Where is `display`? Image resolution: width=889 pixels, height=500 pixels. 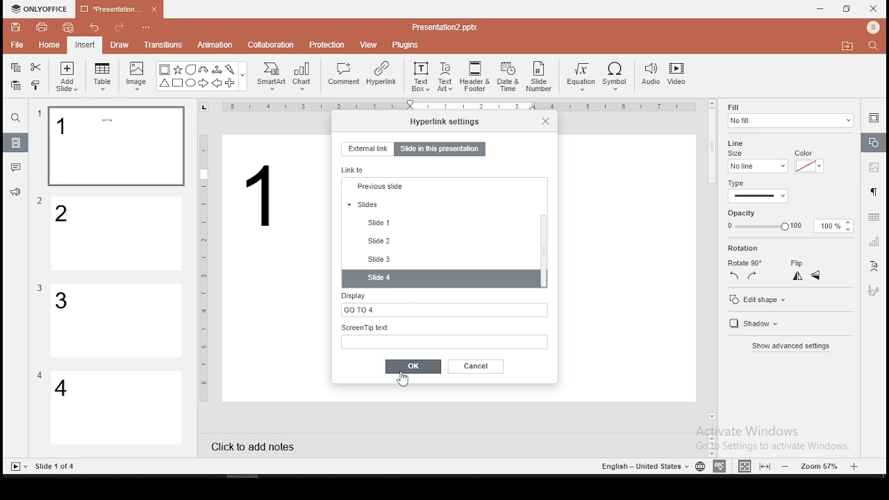
display is located at coordinates (442, 303).